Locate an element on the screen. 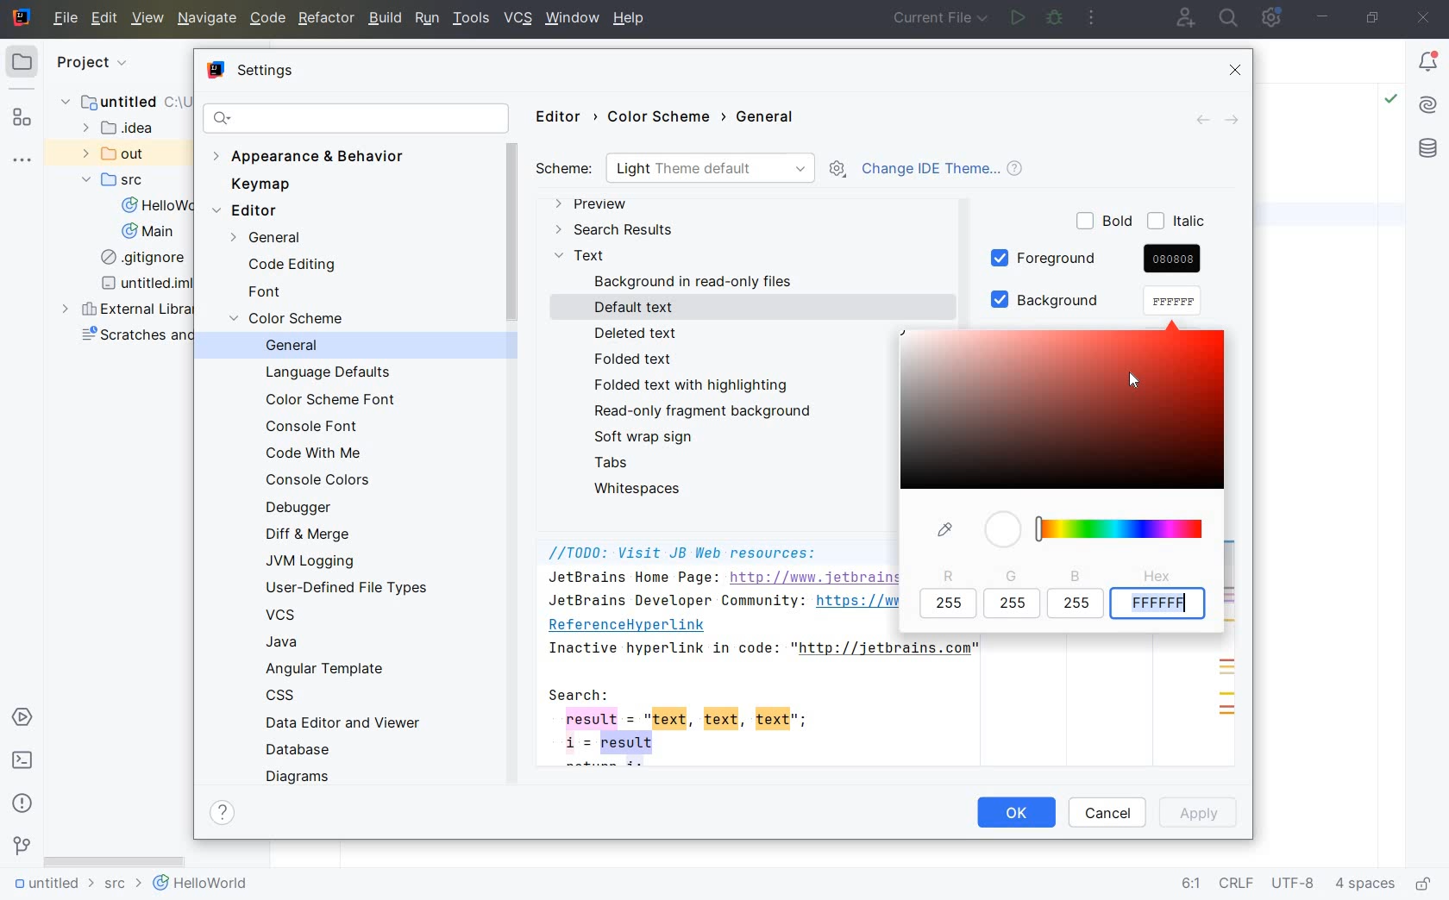 The height and width of the screenshot is (900, 1449). LANGUAGE DEFAULTS is located at coordinates (328, 374).